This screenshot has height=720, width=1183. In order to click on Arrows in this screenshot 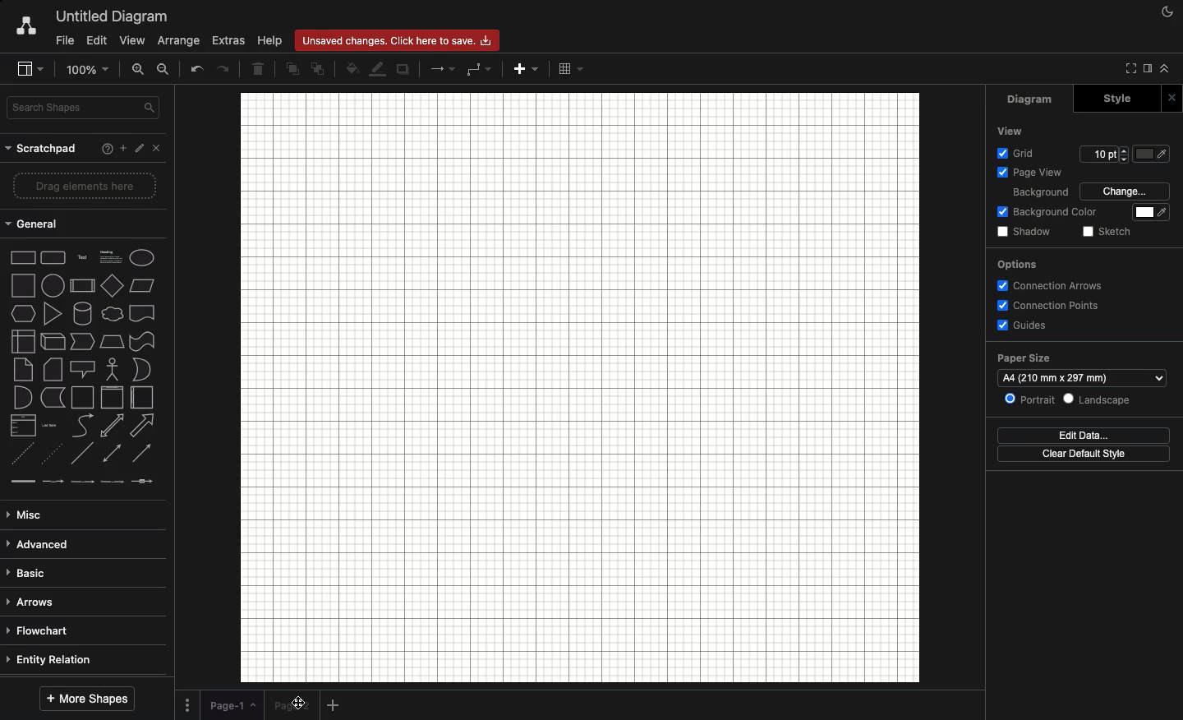, I will do `click(34, 602)`.